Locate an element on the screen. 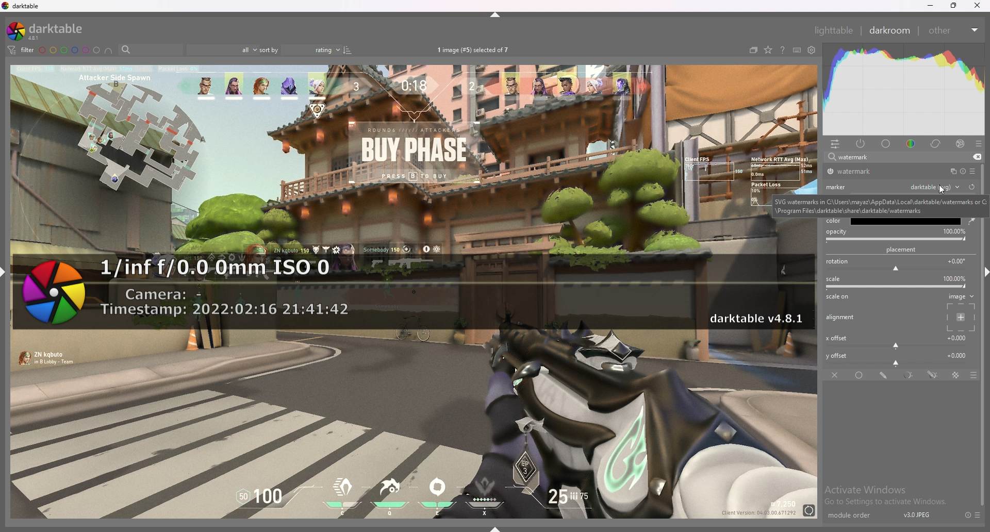 This screenshot has width=990, height=532. base is located at coordinates (886, 144).